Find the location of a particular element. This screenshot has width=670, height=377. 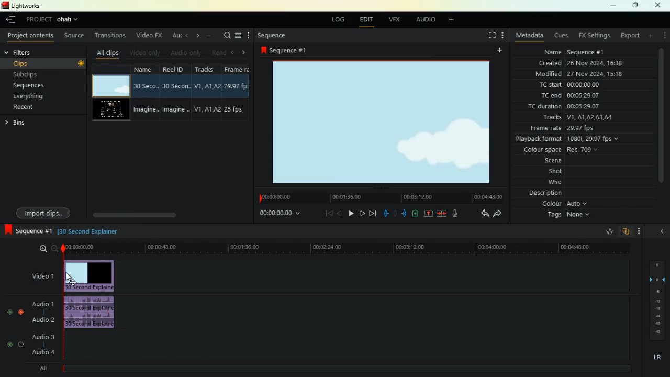

scroll is located at coordinates (153, 212).